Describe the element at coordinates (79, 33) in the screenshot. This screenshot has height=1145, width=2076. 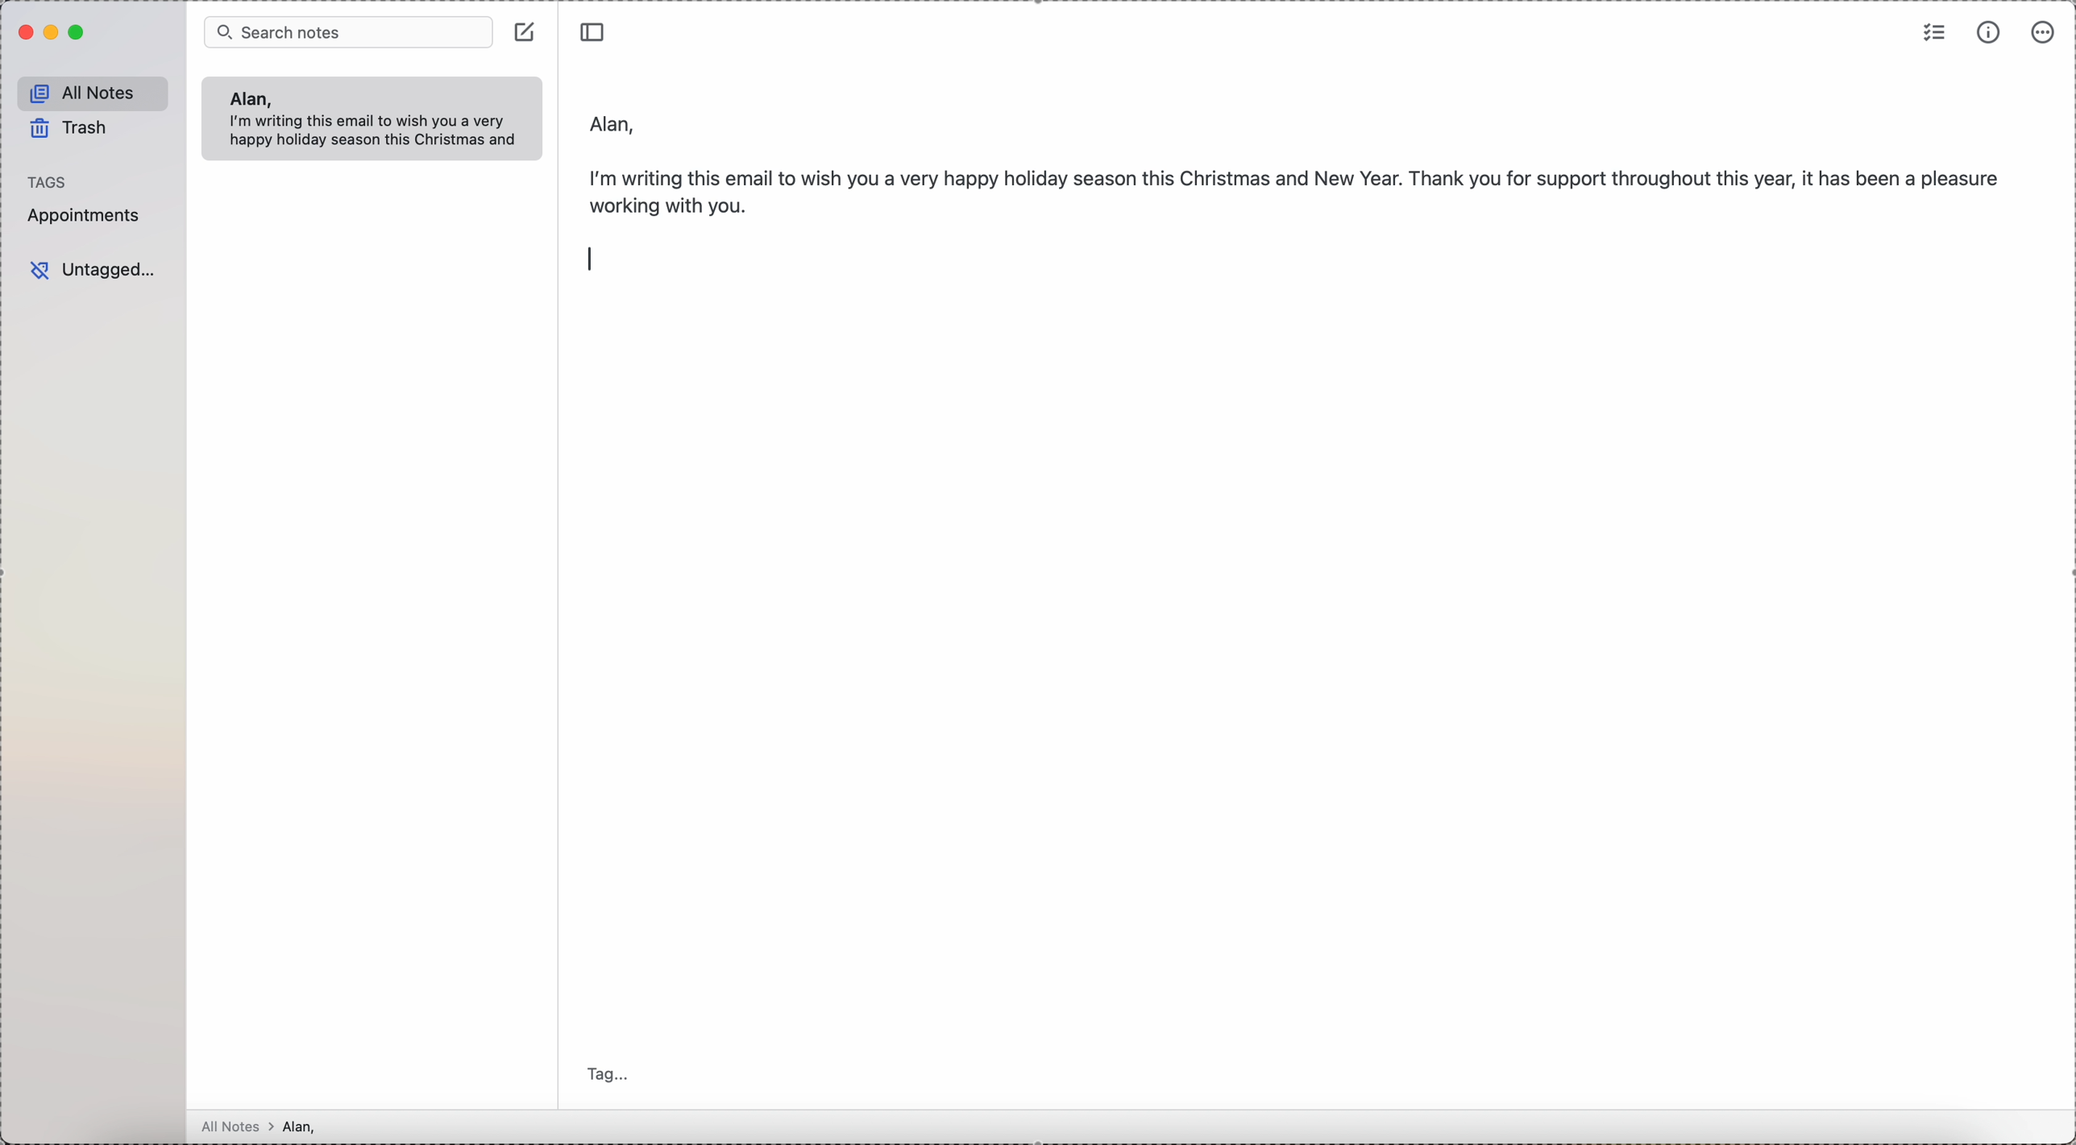
I see `maximize` at that location.